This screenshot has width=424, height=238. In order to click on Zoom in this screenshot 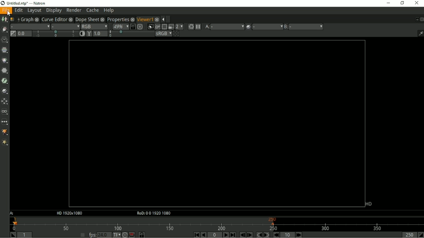, I will do `click(120, 26)`.